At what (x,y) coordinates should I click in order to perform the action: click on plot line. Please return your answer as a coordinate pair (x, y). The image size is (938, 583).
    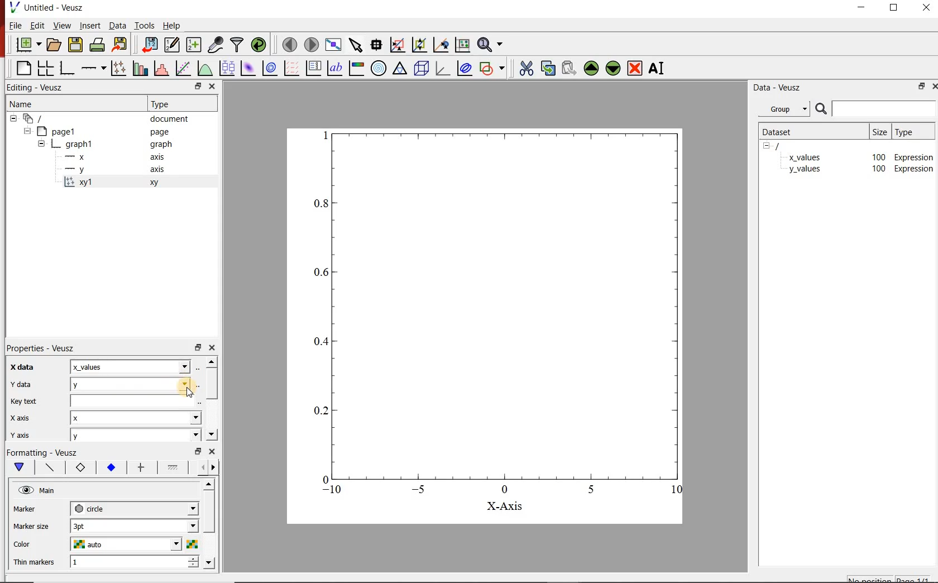
    Looking at the image, I should click on (51, 467).